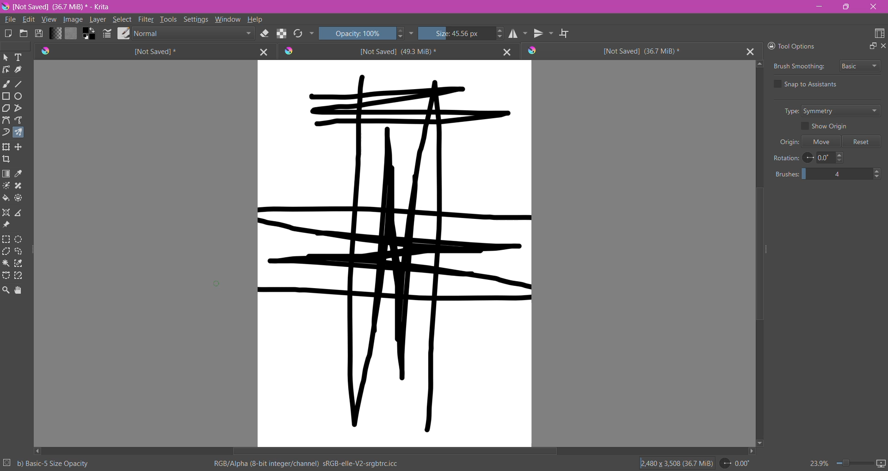 Image resolution: width=888 pixels, height=471 pixels. Describe the element at coordinates (297, 34) in the screenshot. I see `Reload Original Presets` at that location.